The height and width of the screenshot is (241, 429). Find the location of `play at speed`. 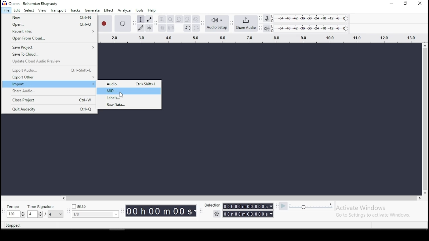

play at speed is located at coordinates (284, 206).